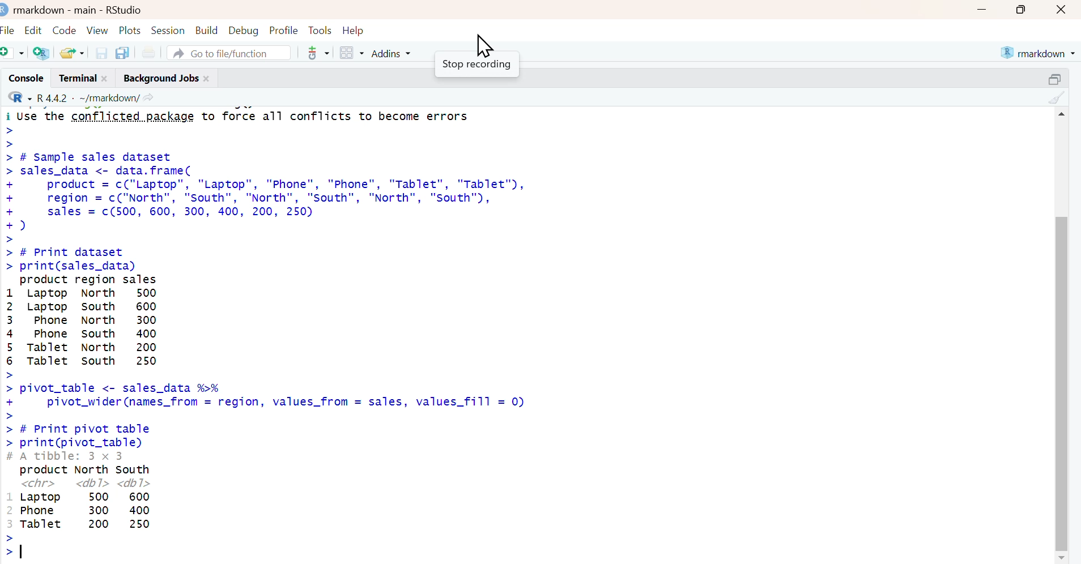 This screenshot has width=1081, height=564. Describe the element at coordinates (53, 97) in the screenshot. I see `R 4.4.2` at that location.